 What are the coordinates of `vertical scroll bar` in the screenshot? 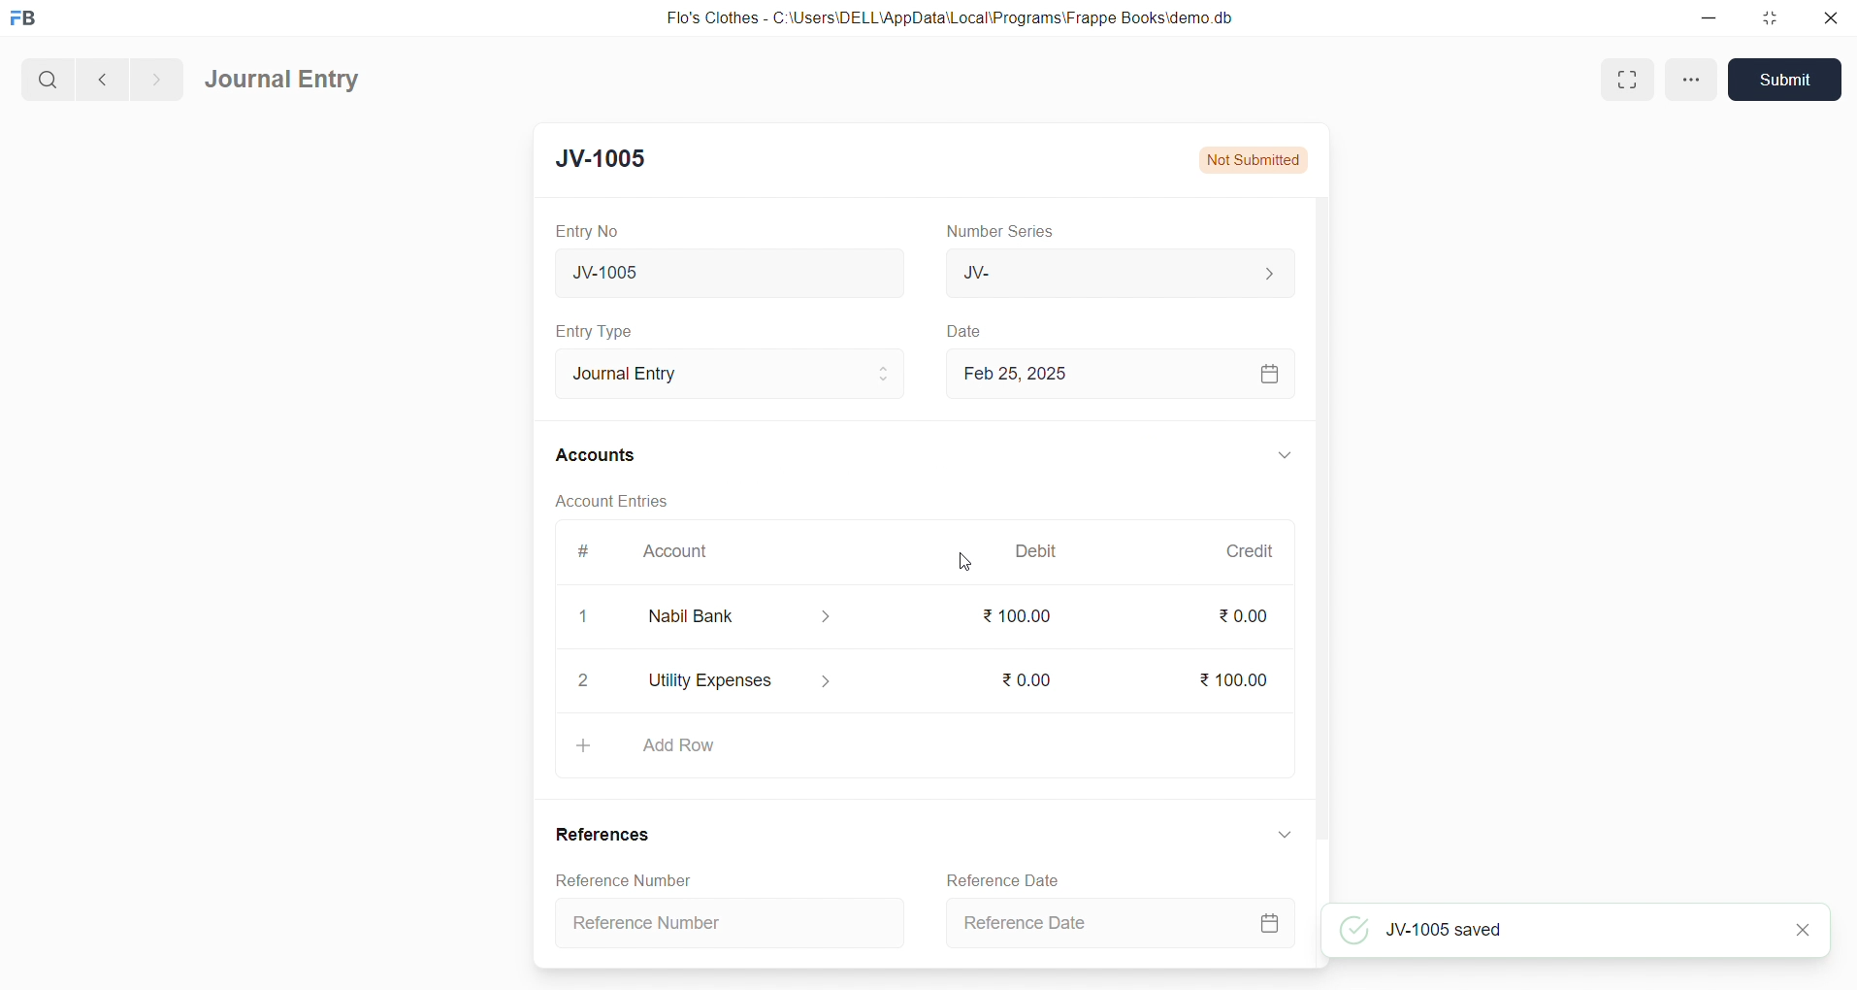 It's located at (1321, 579).